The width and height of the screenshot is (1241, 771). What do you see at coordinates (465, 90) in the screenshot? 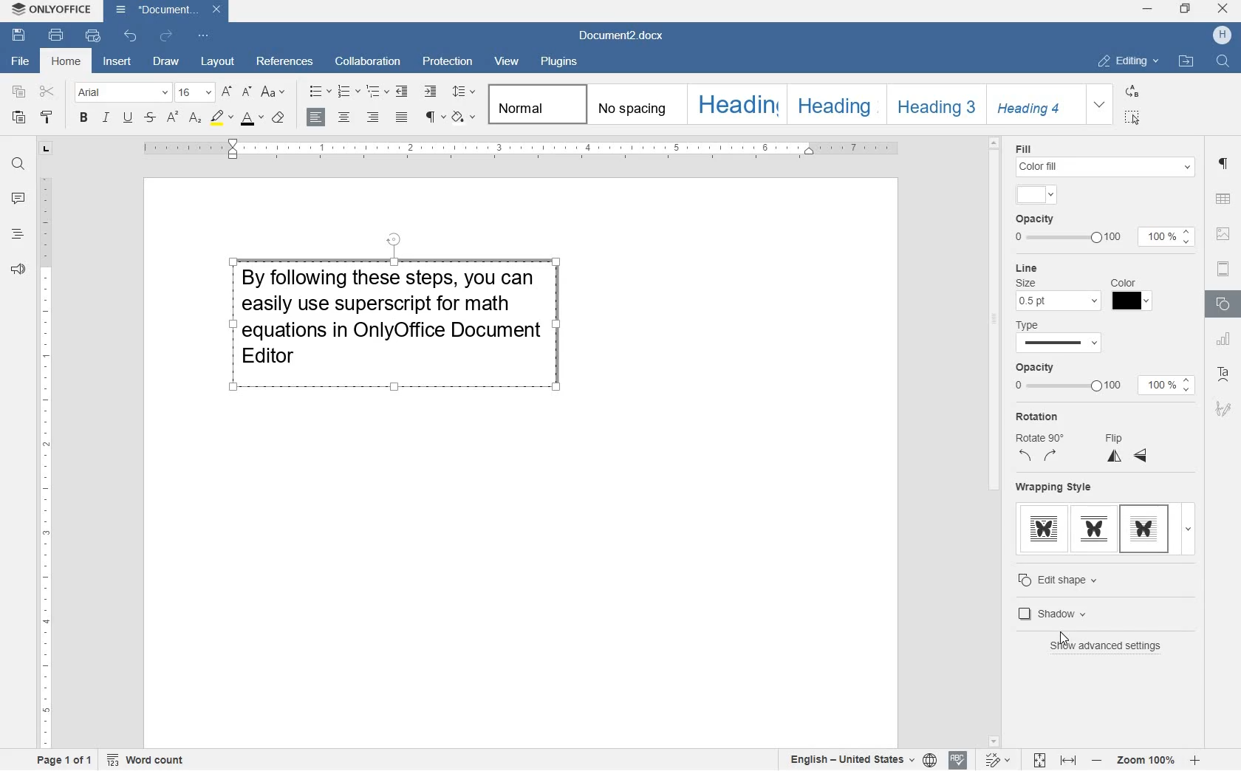
I see `paragraph line spacing` at bounding box center [465, 90].